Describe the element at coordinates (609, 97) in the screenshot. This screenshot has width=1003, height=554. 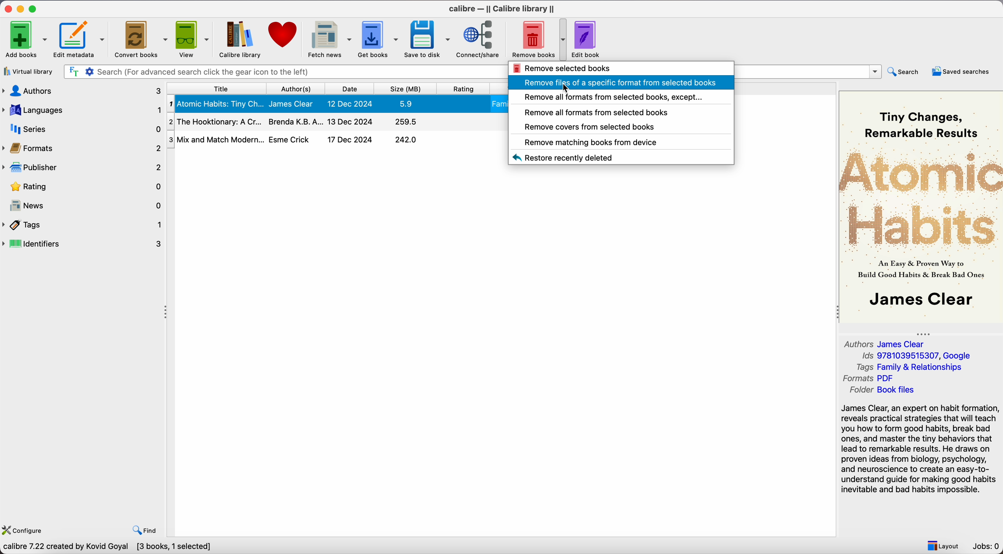
I see `remove all formats from selected books, except...` at that location.